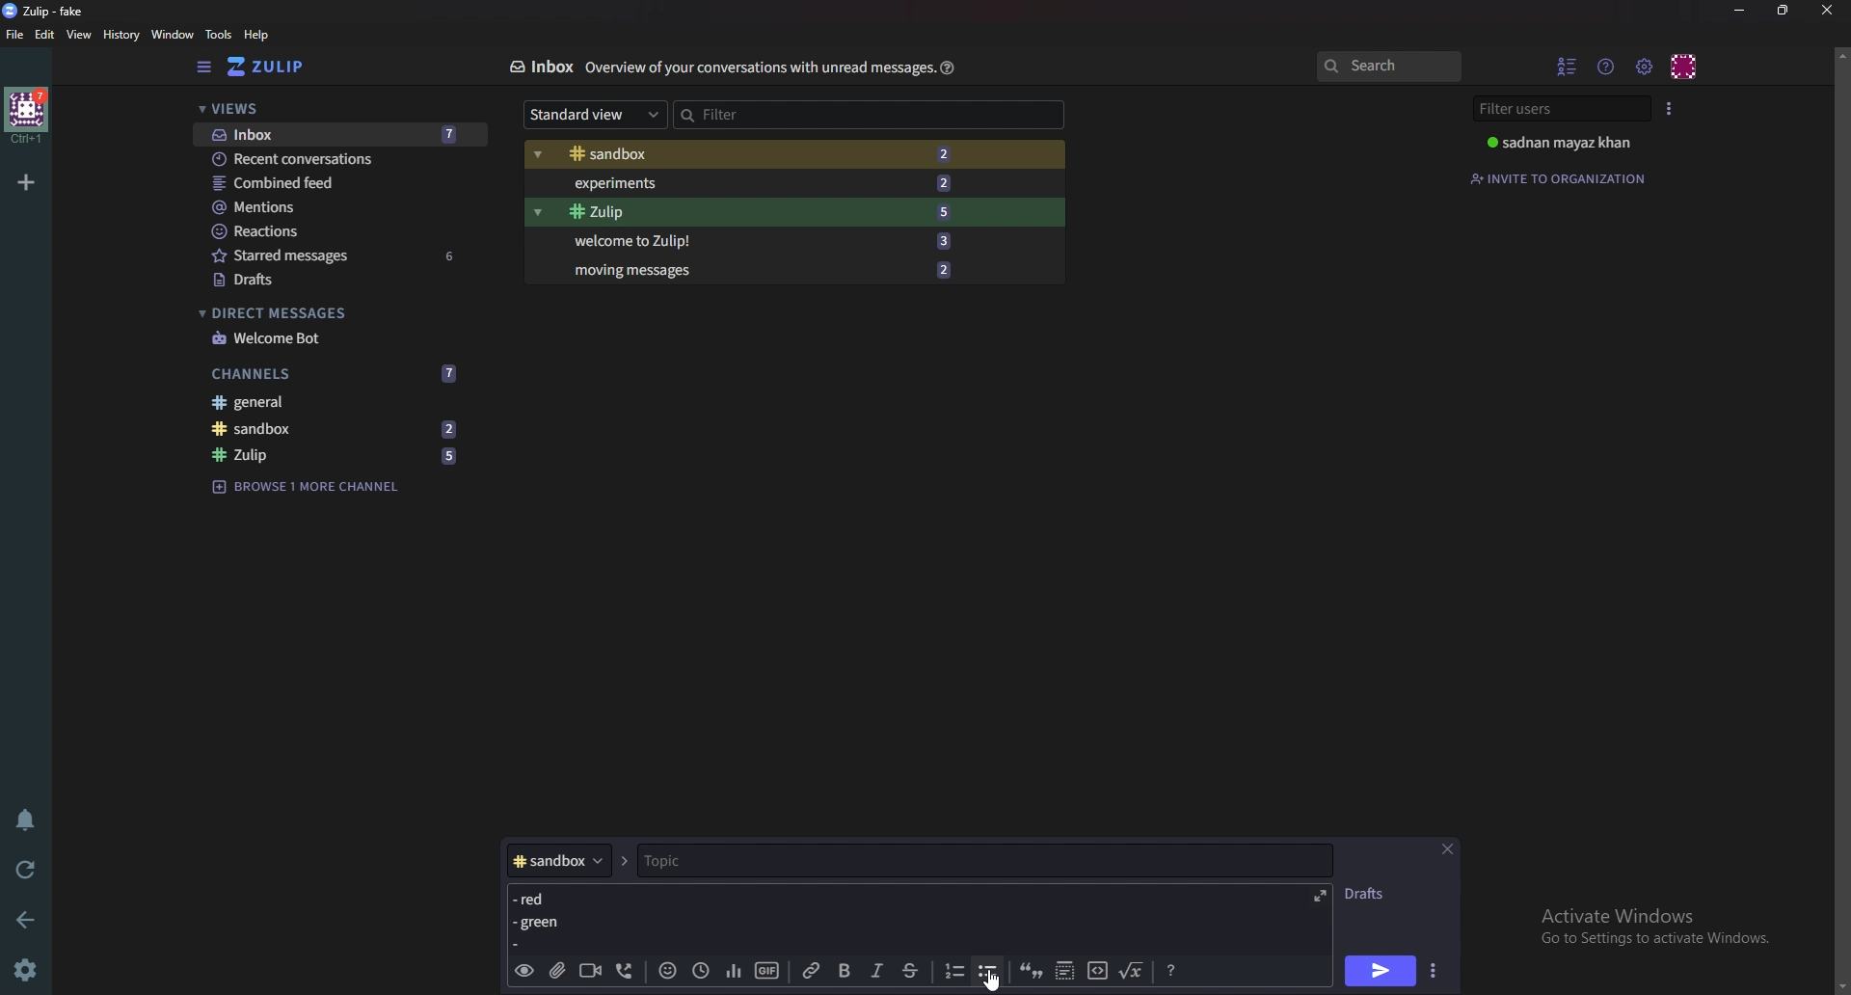  Describe the element at coordinates (1569, 142) in the screenshot. I see `User` at that location.